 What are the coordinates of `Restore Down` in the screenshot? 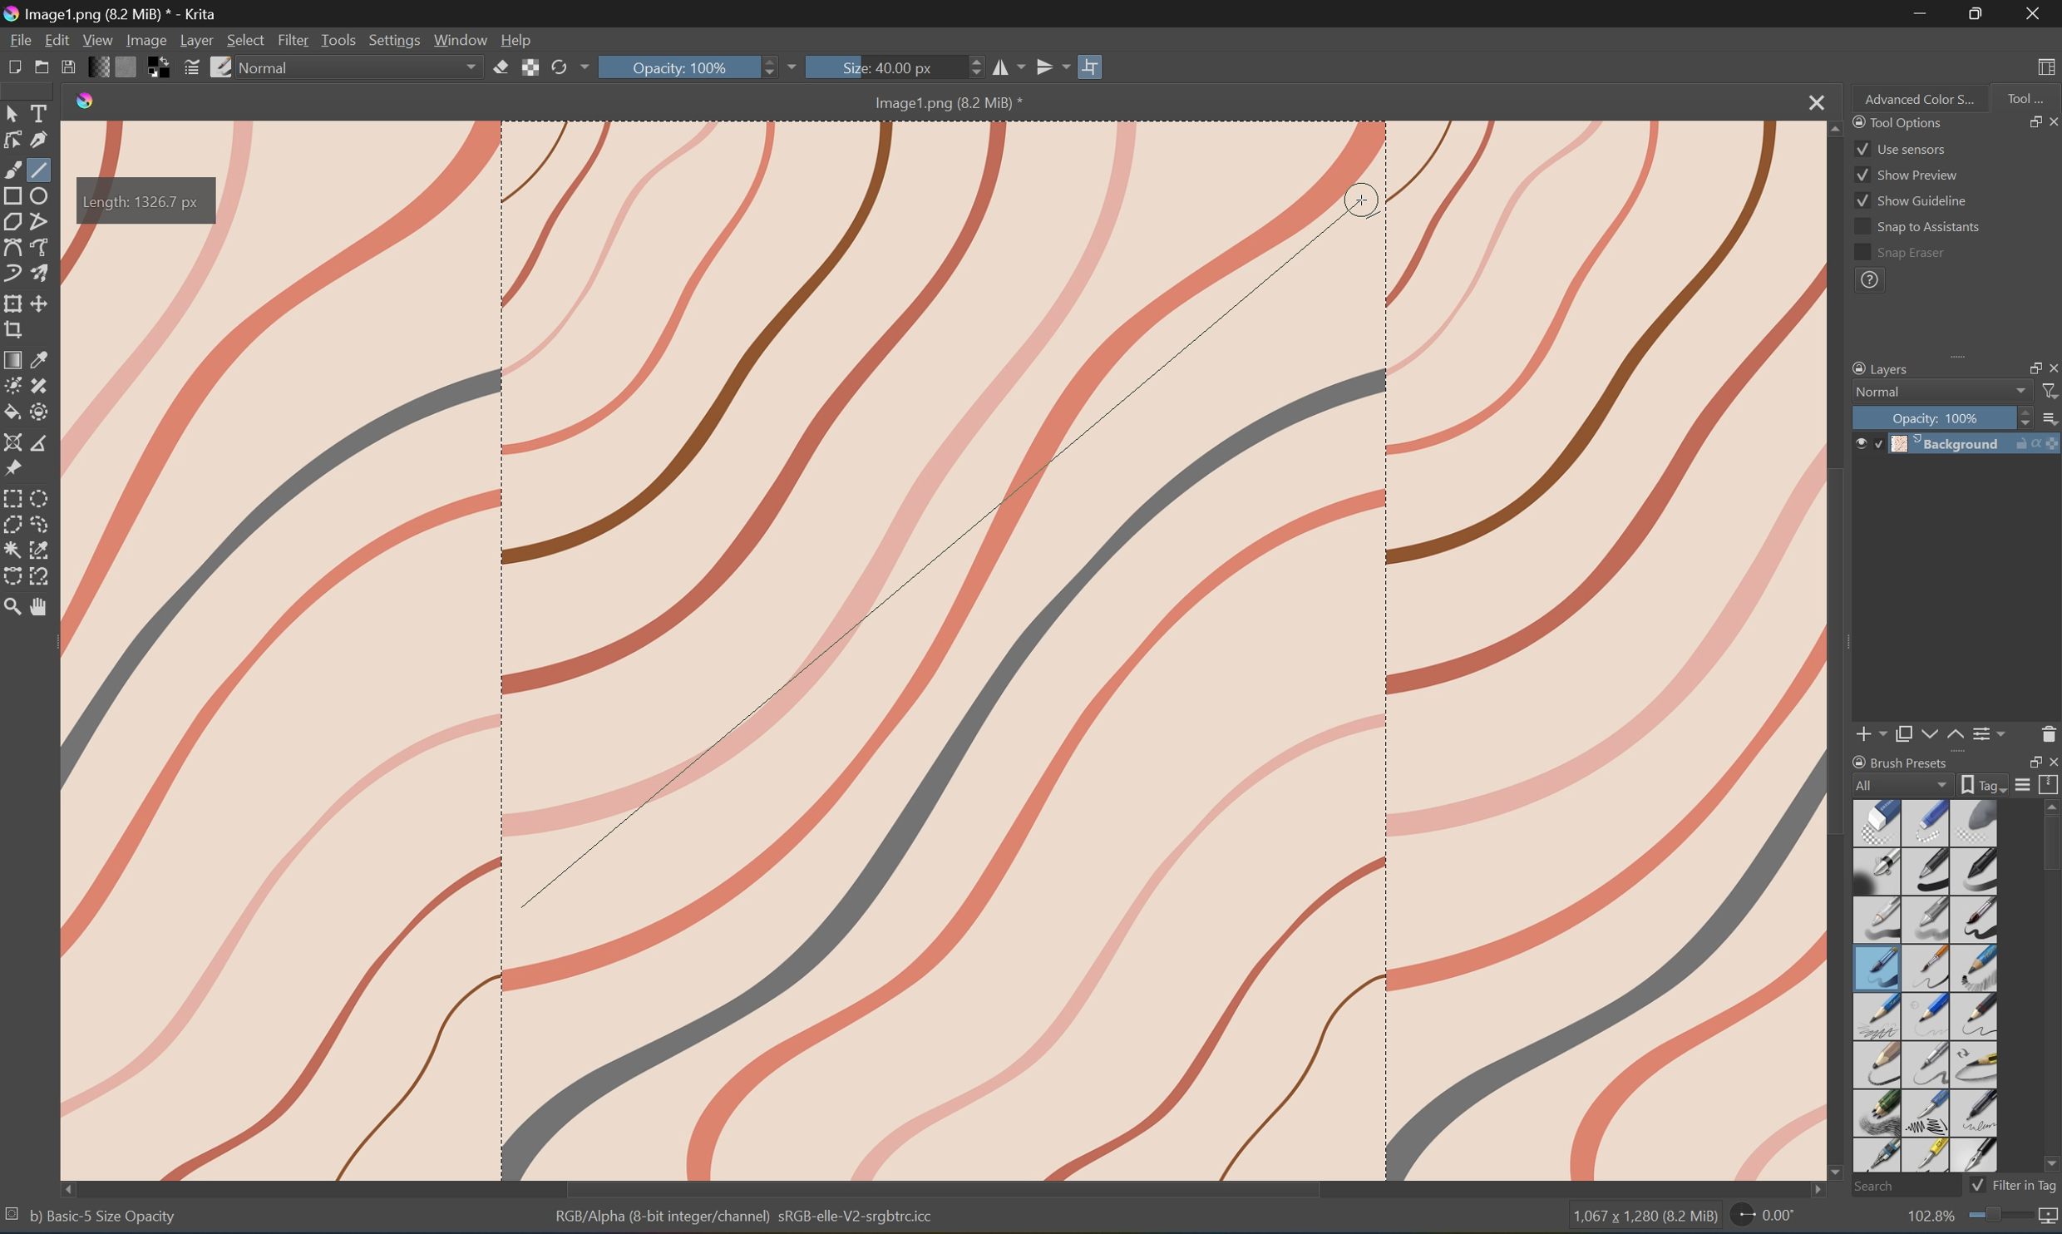 It's located at (2024, 367).